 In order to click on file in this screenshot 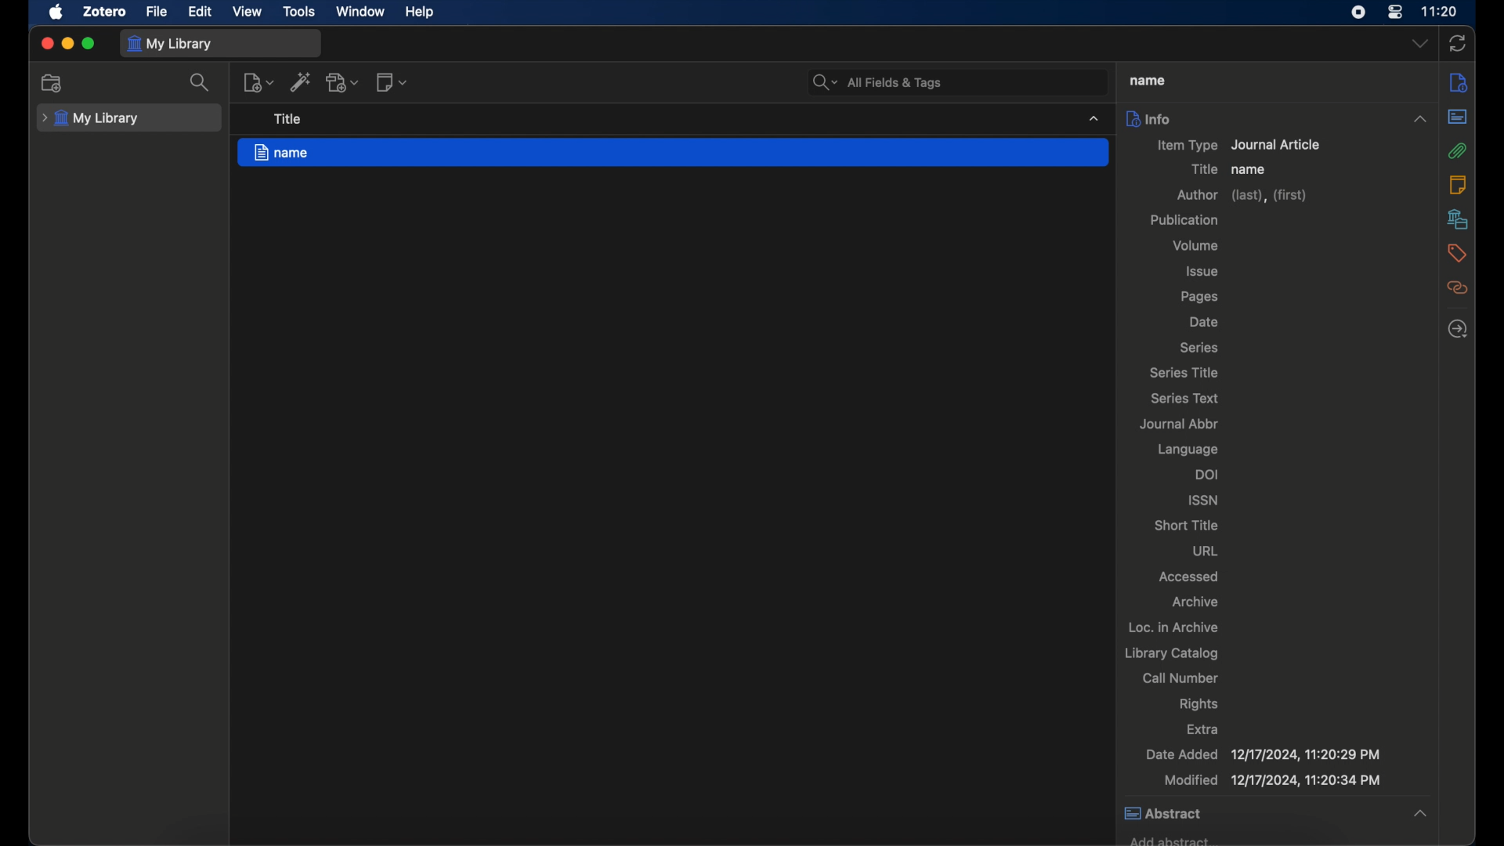, I will do `click(156, 12)`.